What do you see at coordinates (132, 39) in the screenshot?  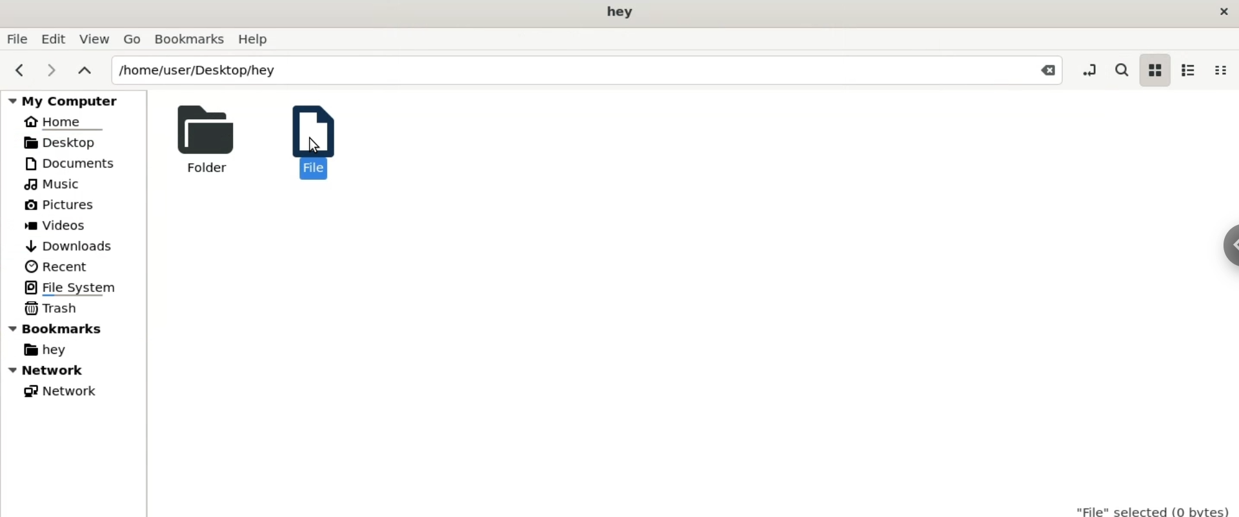 I see `go` at bounding box center [132, 39].